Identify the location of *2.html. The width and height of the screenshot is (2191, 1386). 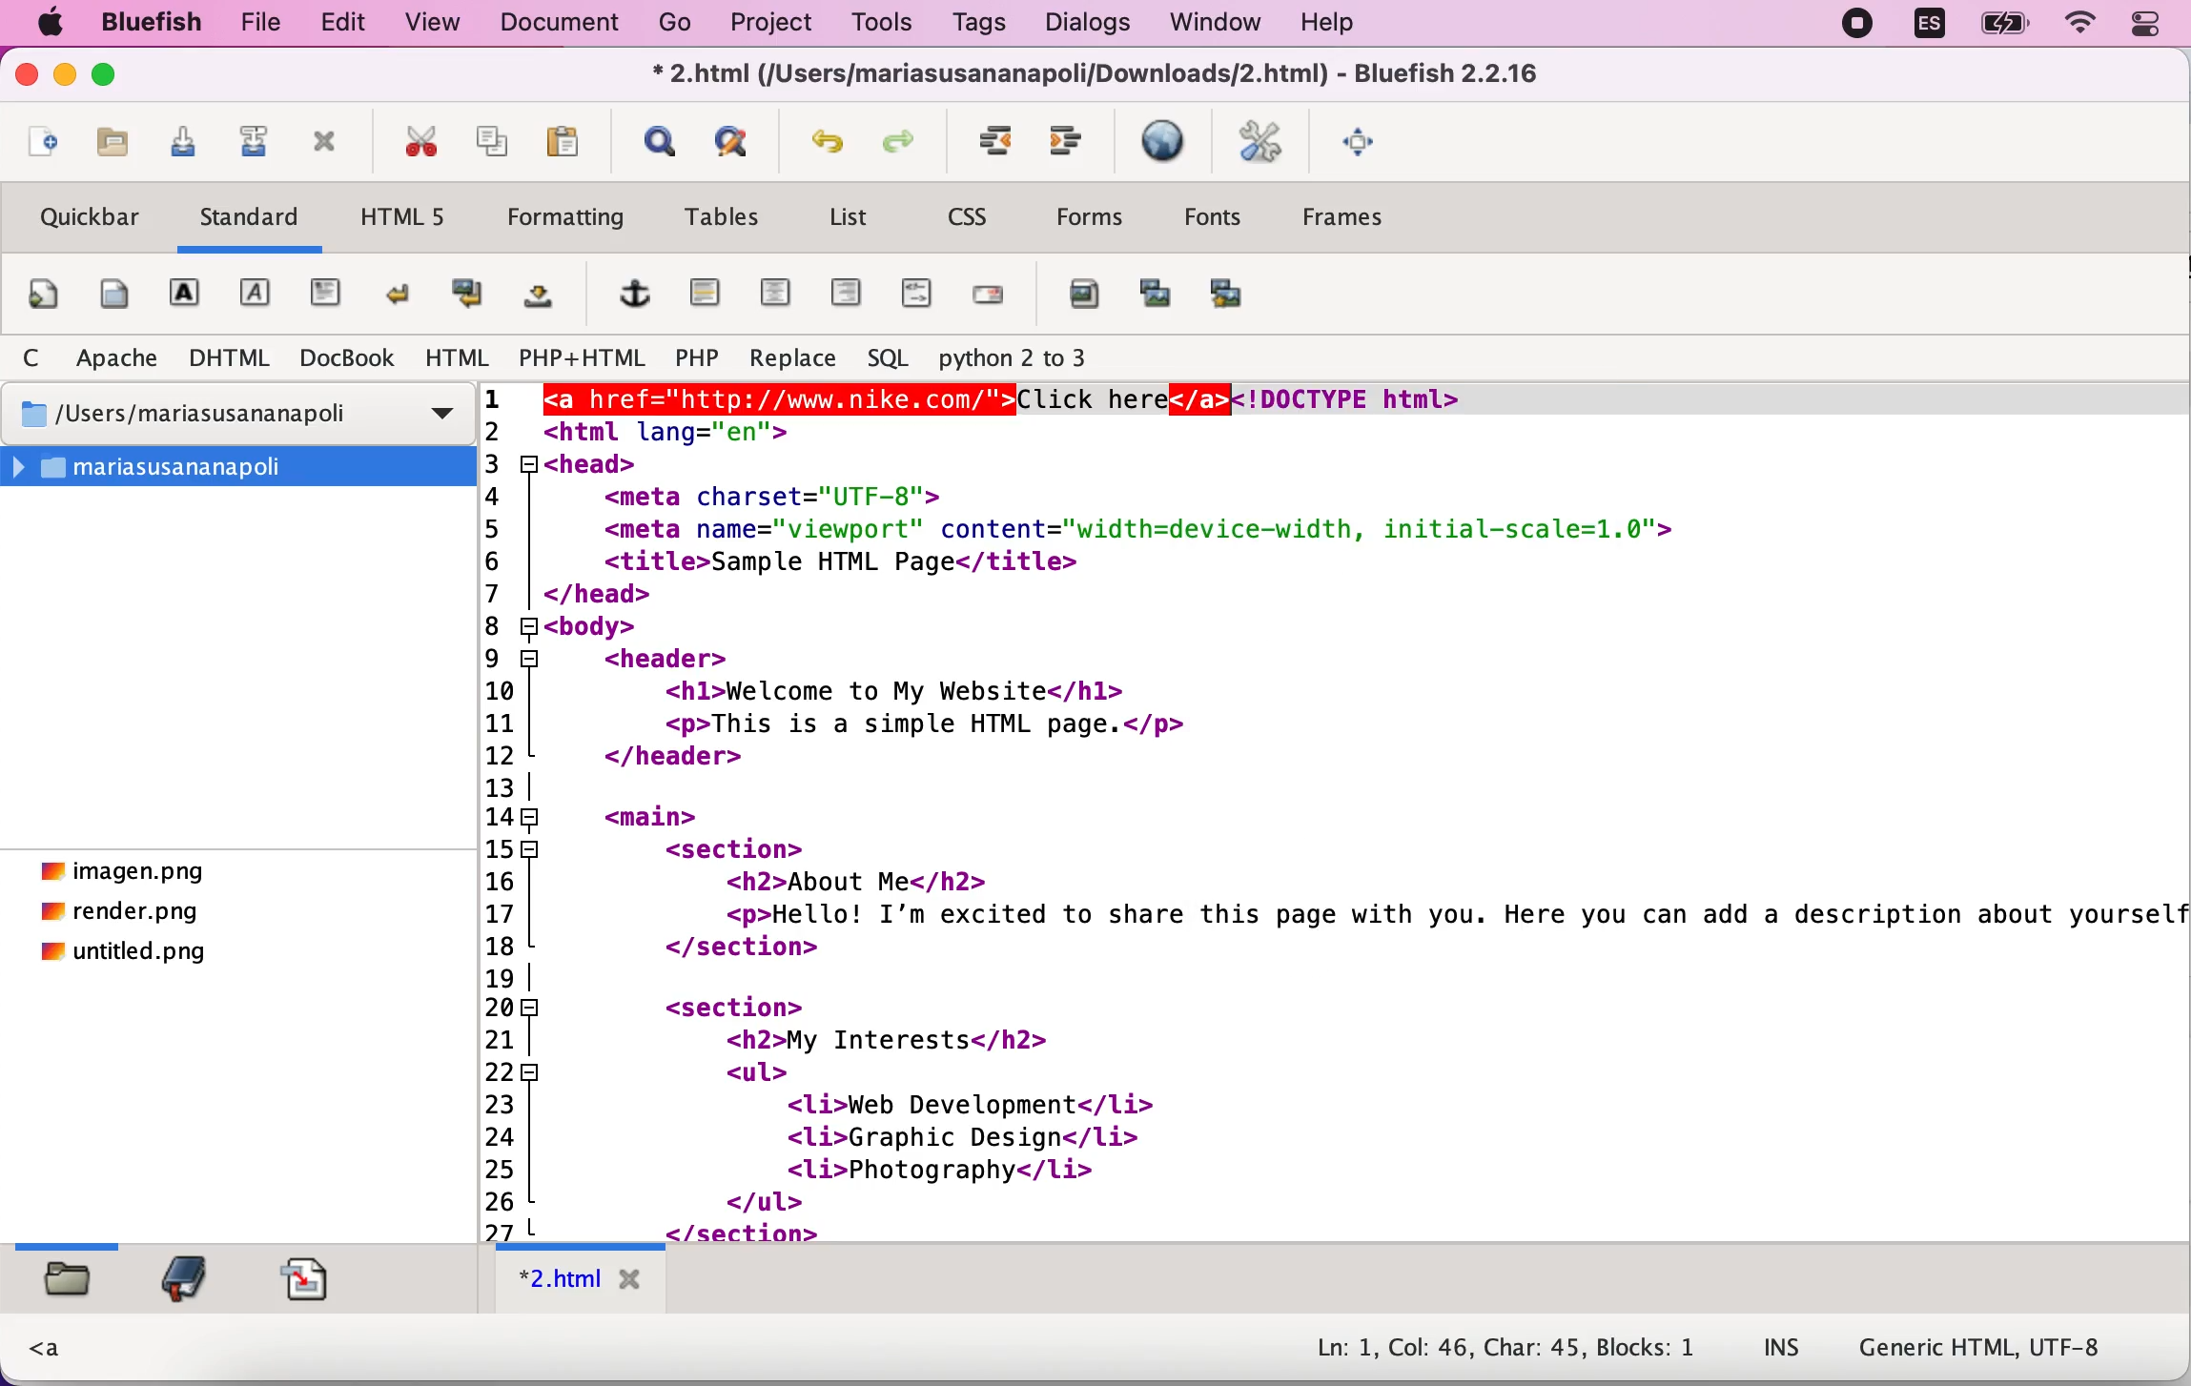
(582, 1284).